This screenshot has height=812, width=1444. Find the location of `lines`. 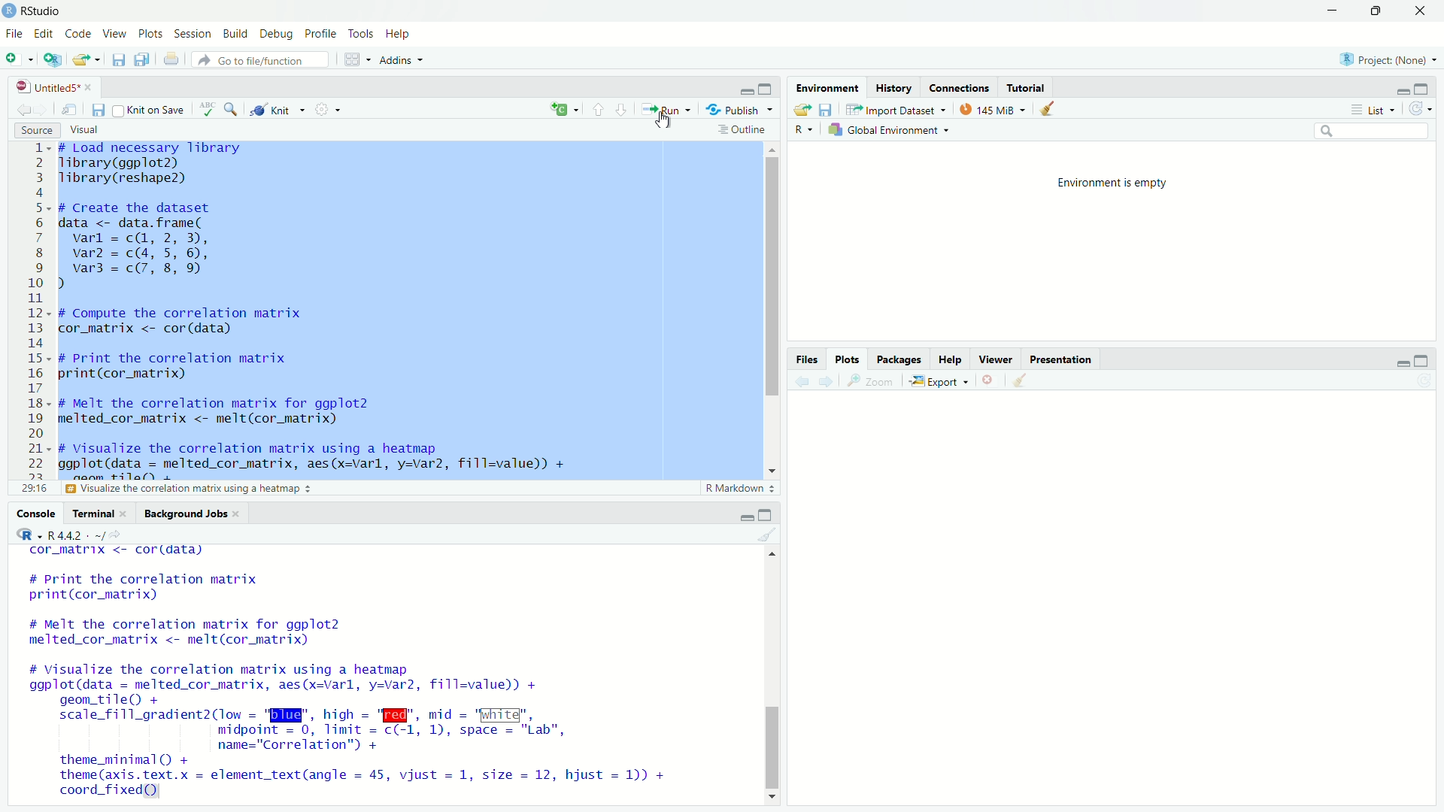

lines is located at coordinates (39, 318).